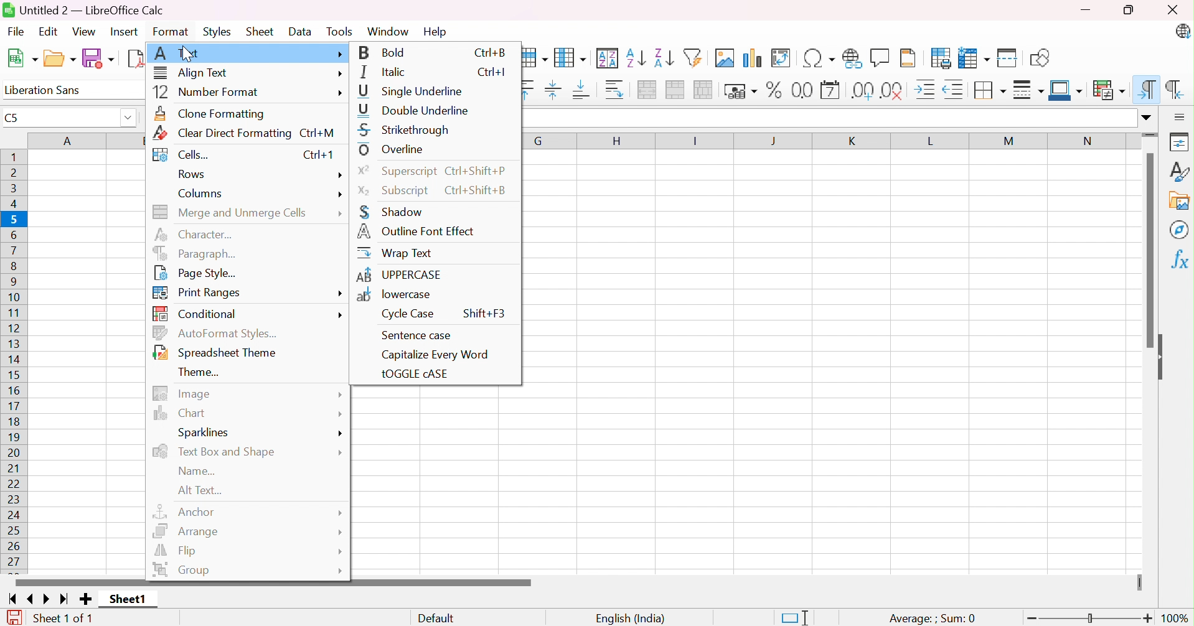  What do you see at coordinates (697, 57) in the screenshot?
I see `AutoFilter` at bounding box center [697, 57].